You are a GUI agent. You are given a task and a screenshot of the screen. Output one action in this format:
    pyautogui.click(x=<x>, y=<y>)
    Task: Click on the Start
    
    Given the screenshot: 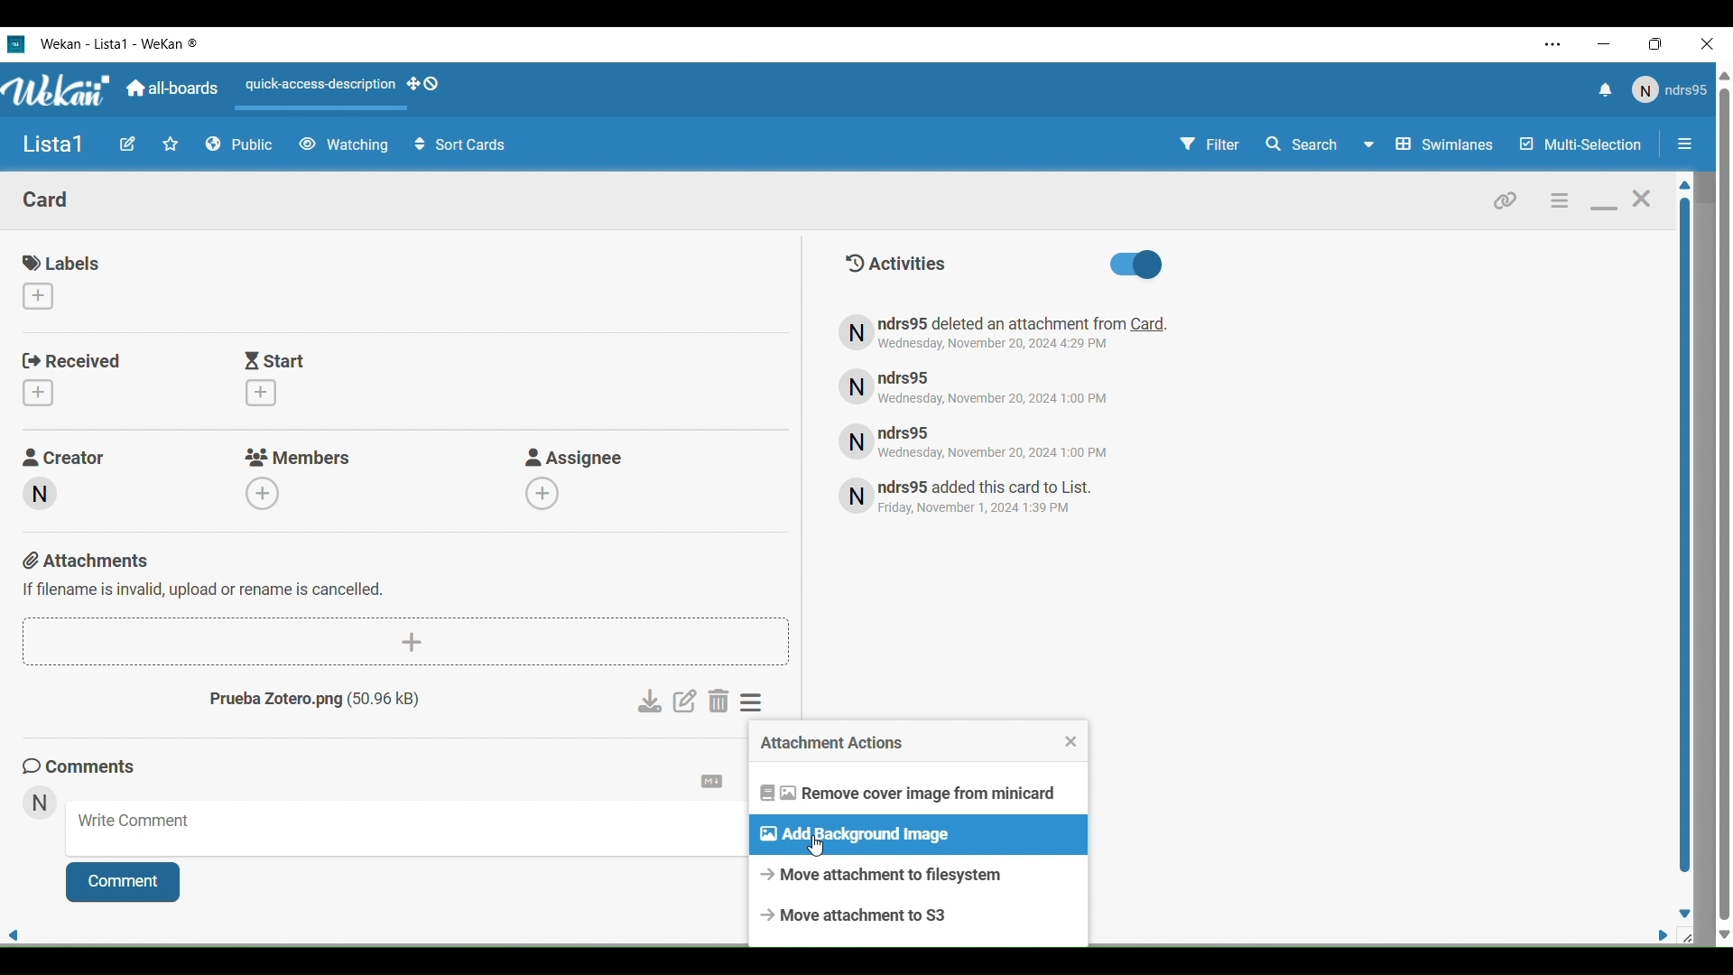 What is the action you would take?
    pyautogui.click(x=279, y=360)
    